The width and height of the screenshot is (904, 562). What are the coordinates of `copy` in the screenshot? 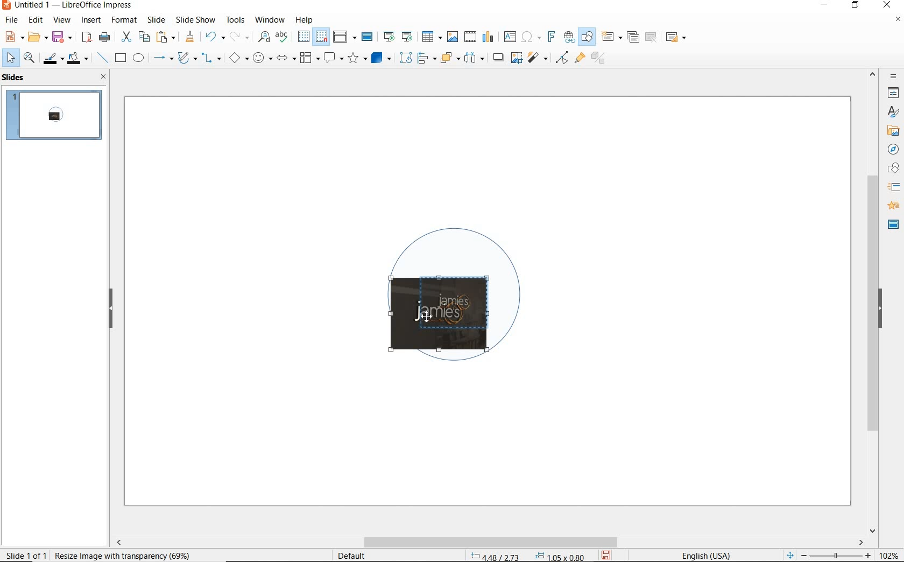 It's located at (144, 37).